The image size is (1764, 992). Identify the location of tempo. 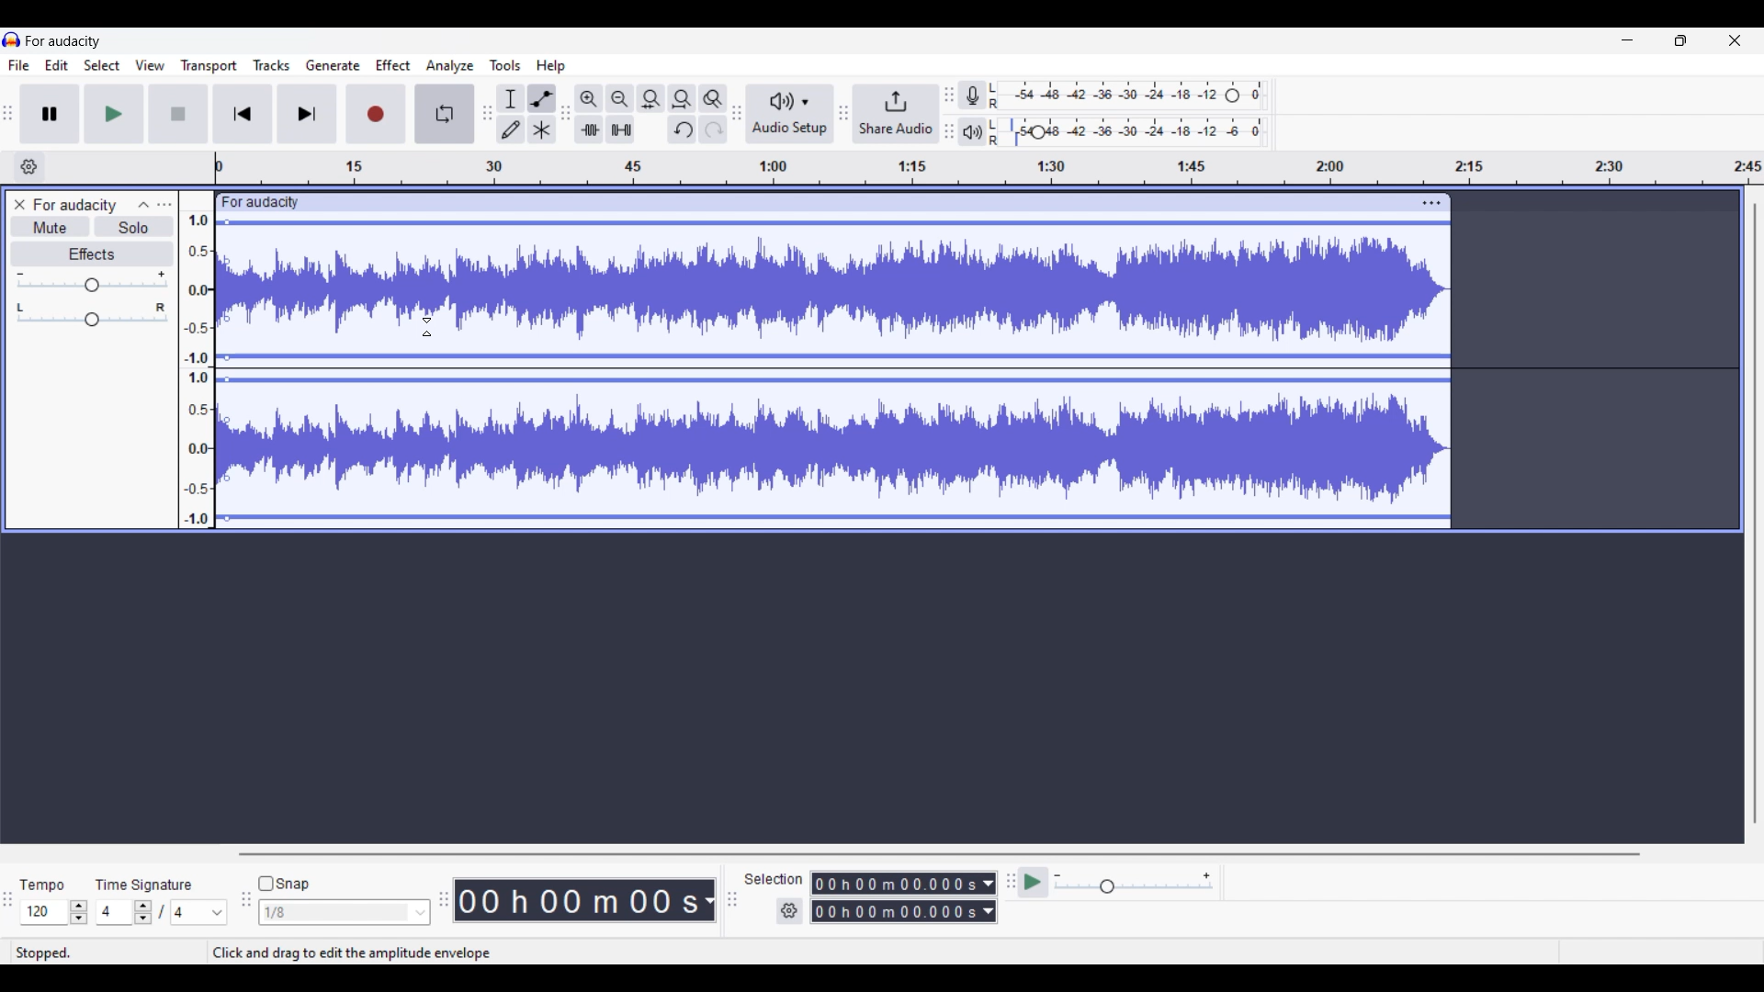
(40, 885).